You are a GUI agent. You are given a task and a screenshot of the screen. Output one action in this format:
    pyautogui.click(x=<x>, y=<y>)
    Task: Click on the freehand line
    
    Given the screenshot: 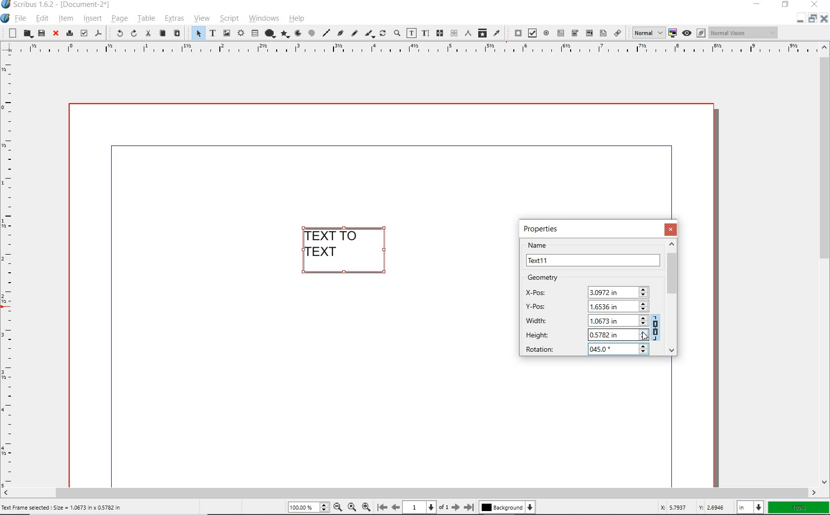 What is the action you would take?
    pyautogui.click(x=355, y=33)
    